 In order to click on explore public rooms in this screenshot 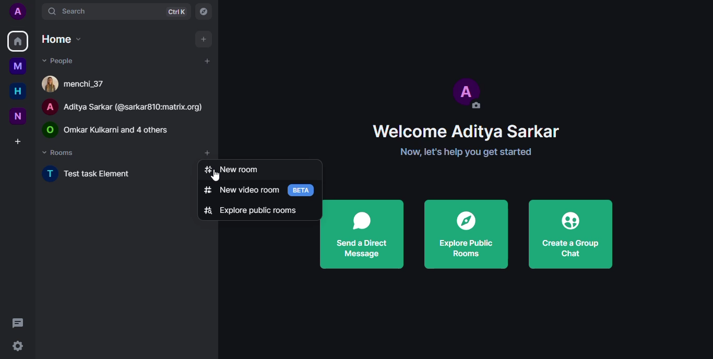, I will do `click(467, 235)`.